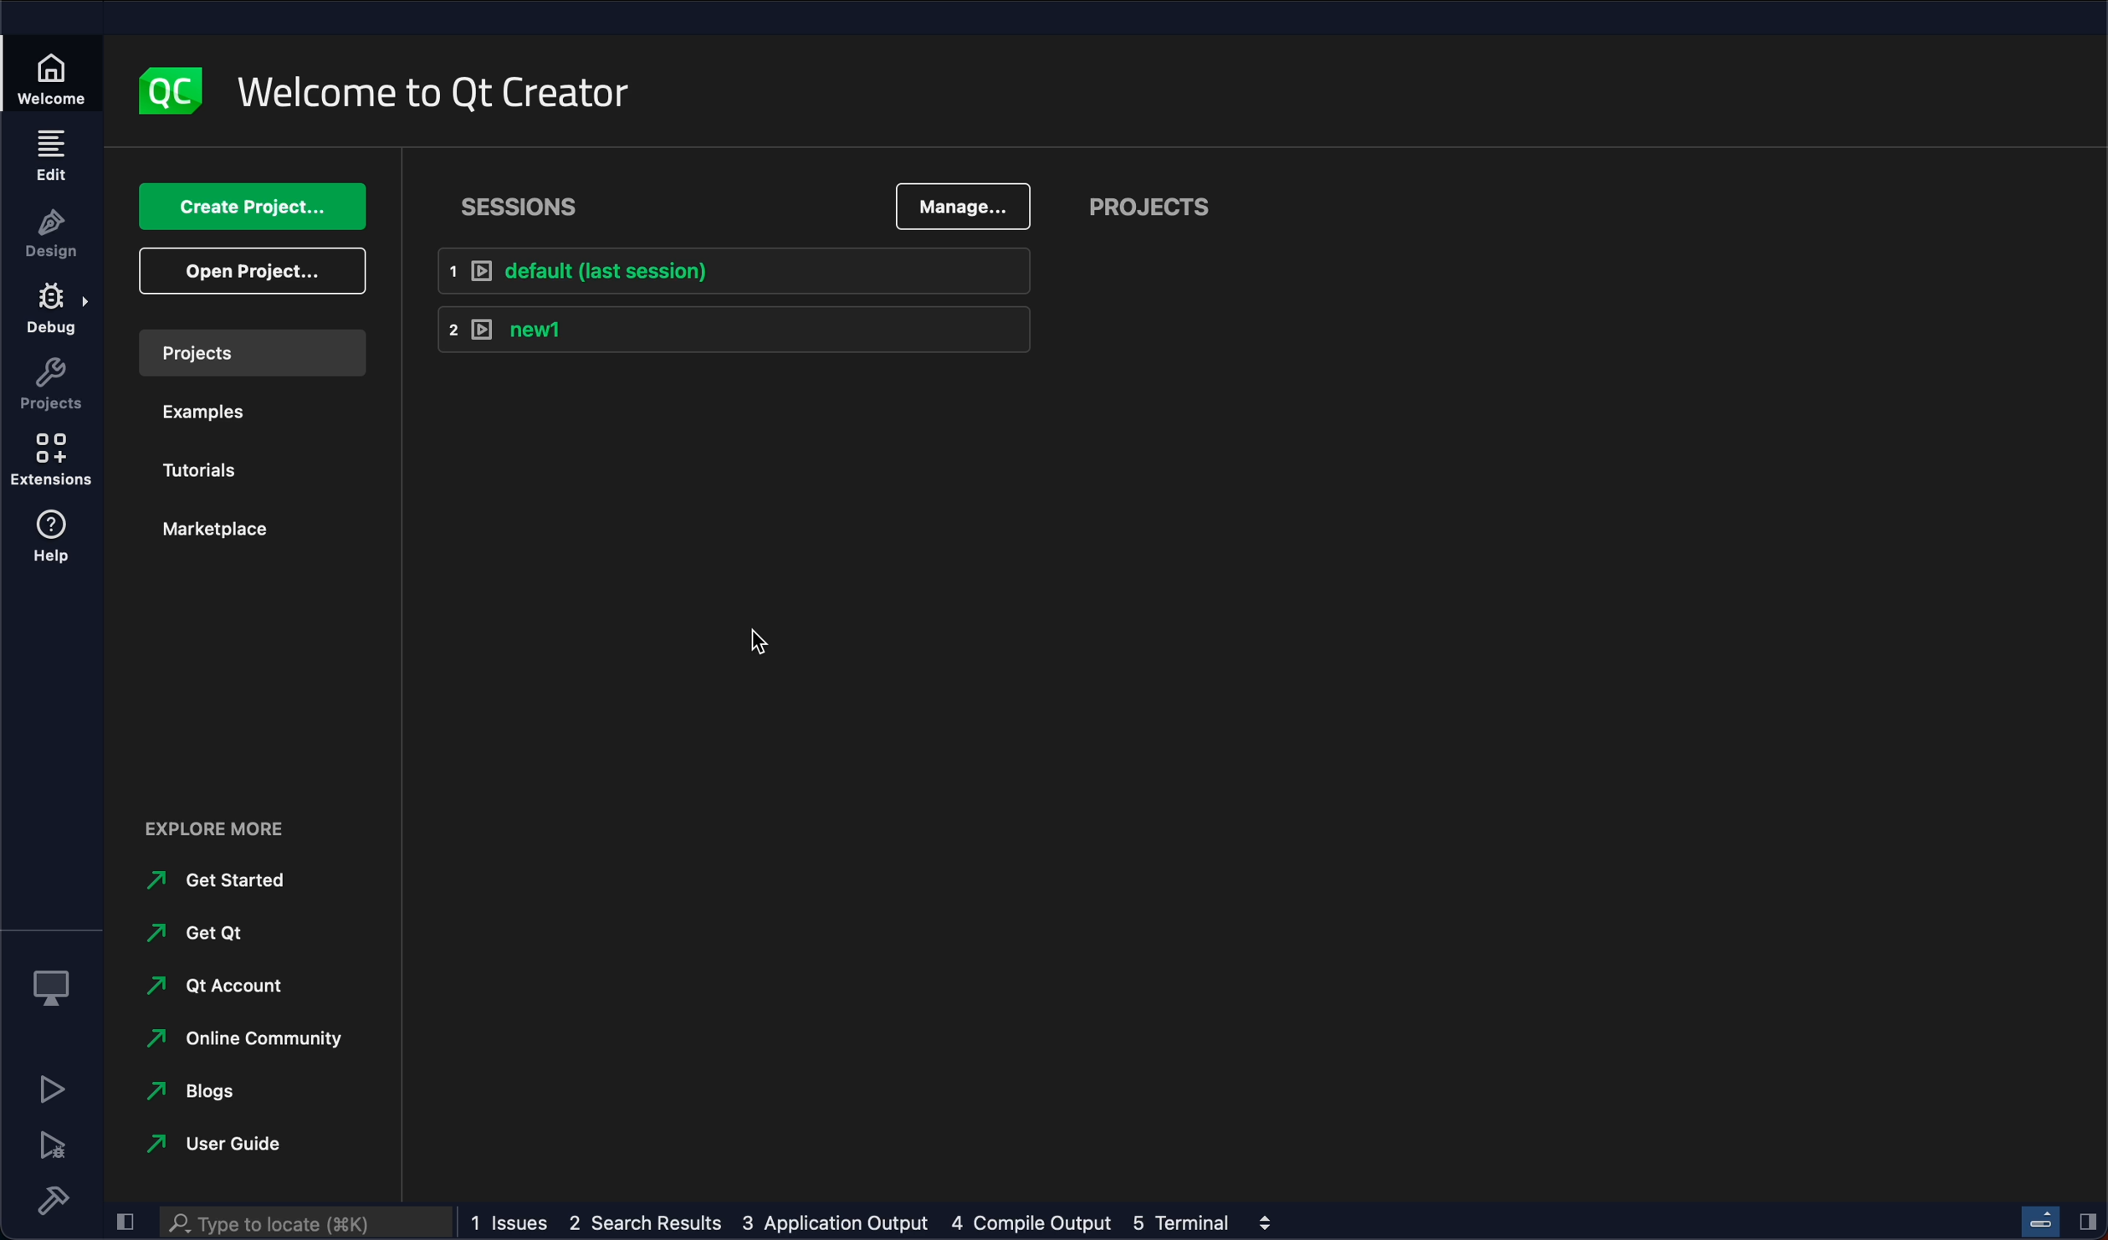  What do you see at coordinates (2040, 1218) in the screenshot?
I see `progress bar` at bounding box center [2040, 1218].